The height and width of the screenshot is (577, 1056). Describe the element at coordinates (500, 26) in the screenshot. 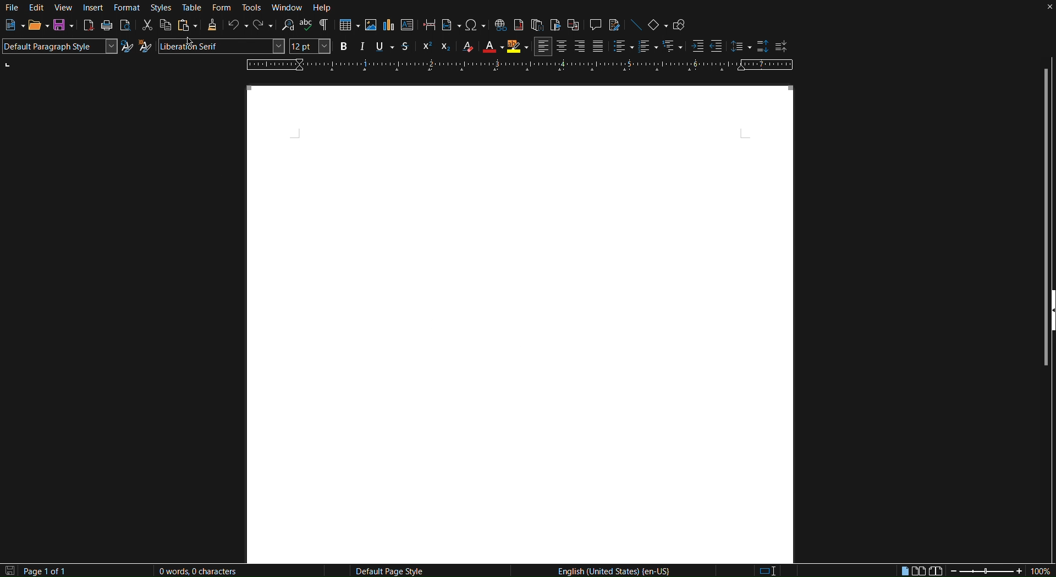

I see `Insert Hyperlink` at that location.